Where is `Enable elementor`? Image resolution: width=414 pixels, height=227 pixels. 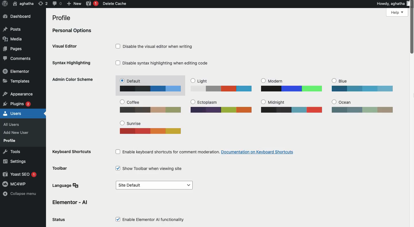 Enable elementor is located at coordinates (150, 218).